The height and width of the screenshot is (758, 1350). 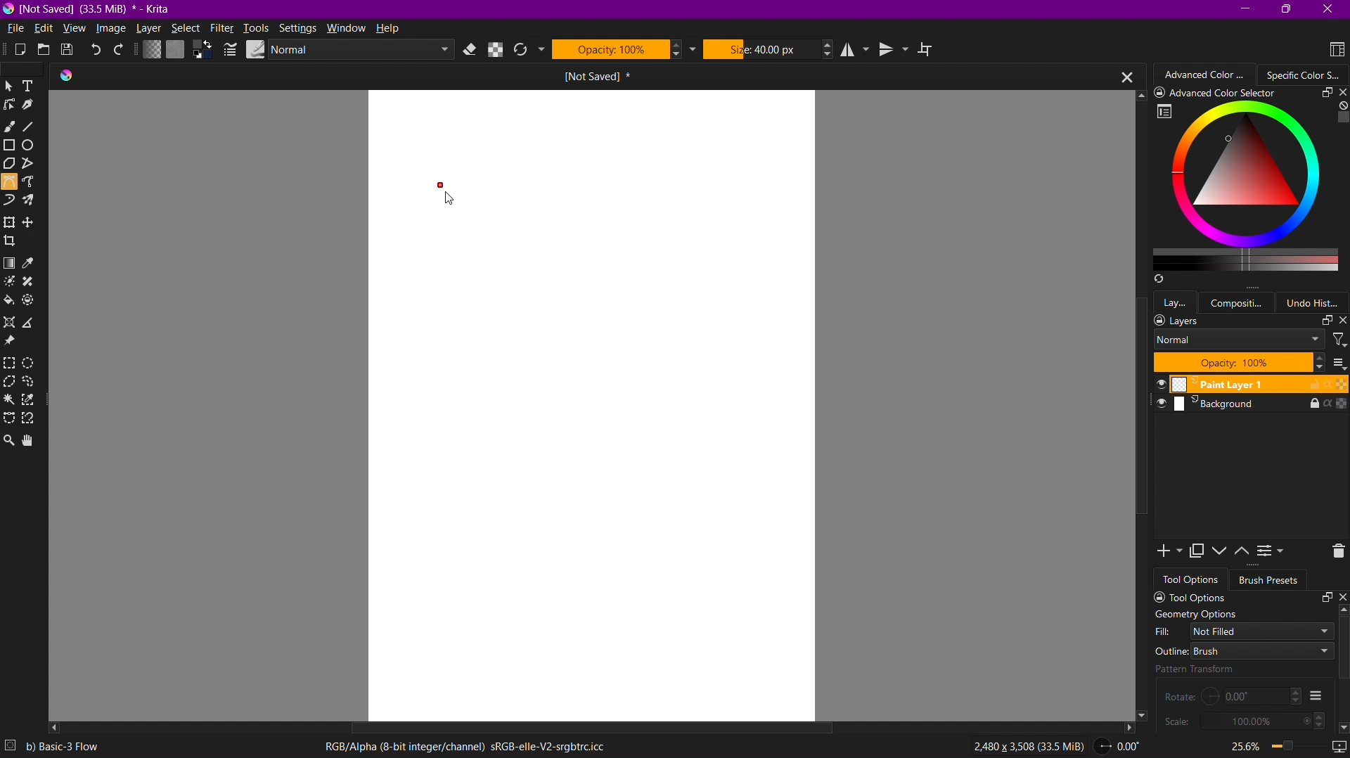 I want to click on Choose Workspace, so click(x=1332, y=49).